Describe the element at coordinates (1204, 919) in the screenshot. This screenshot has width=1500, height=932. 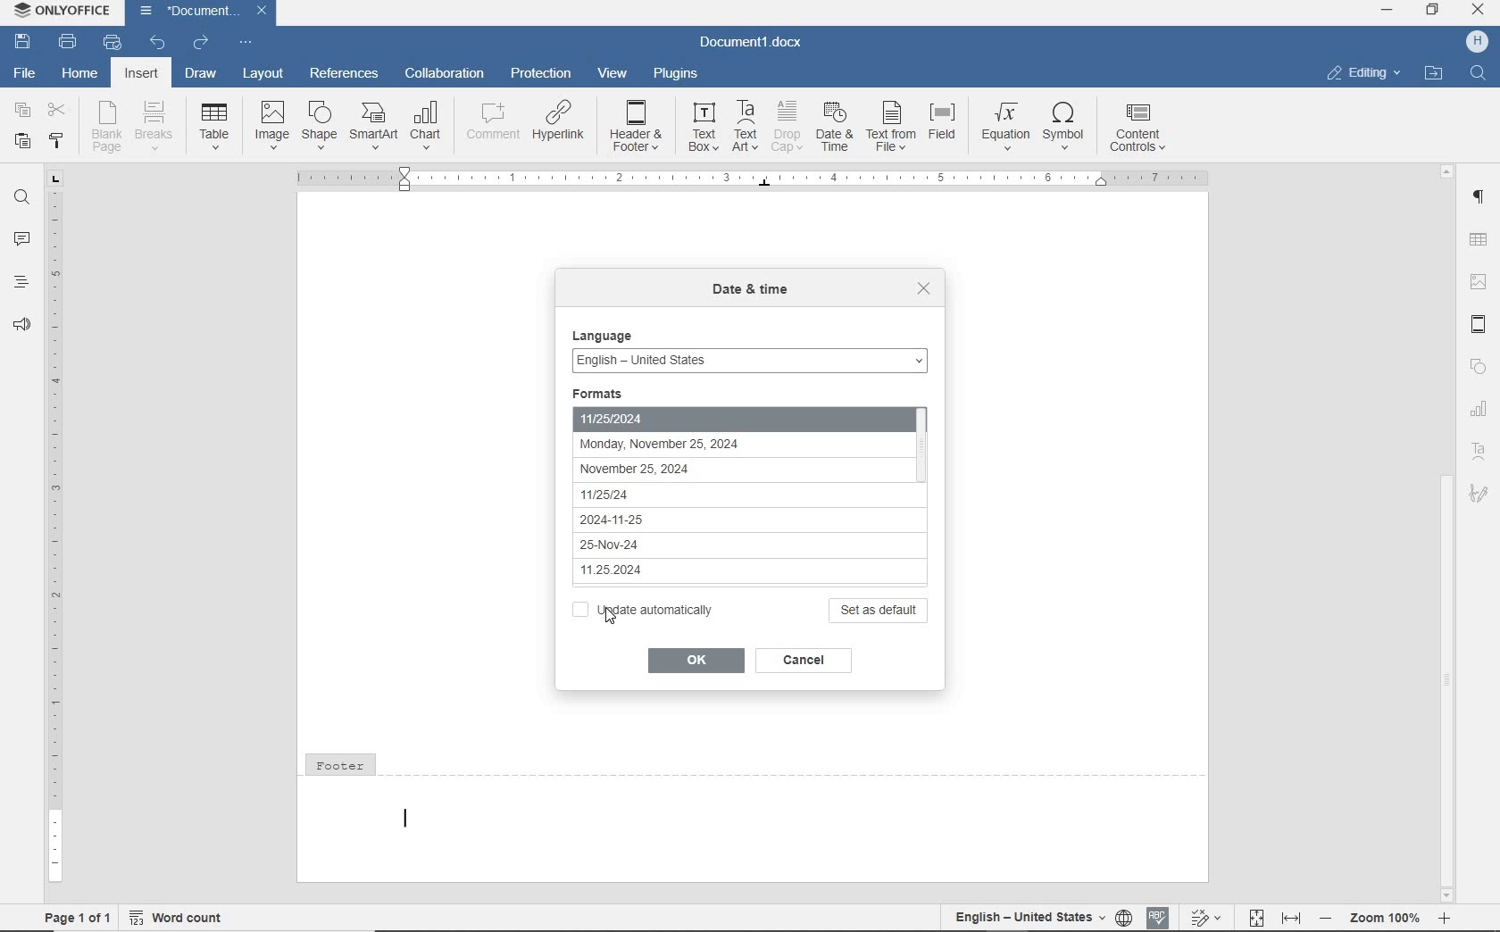
I see `track changes` at that location.